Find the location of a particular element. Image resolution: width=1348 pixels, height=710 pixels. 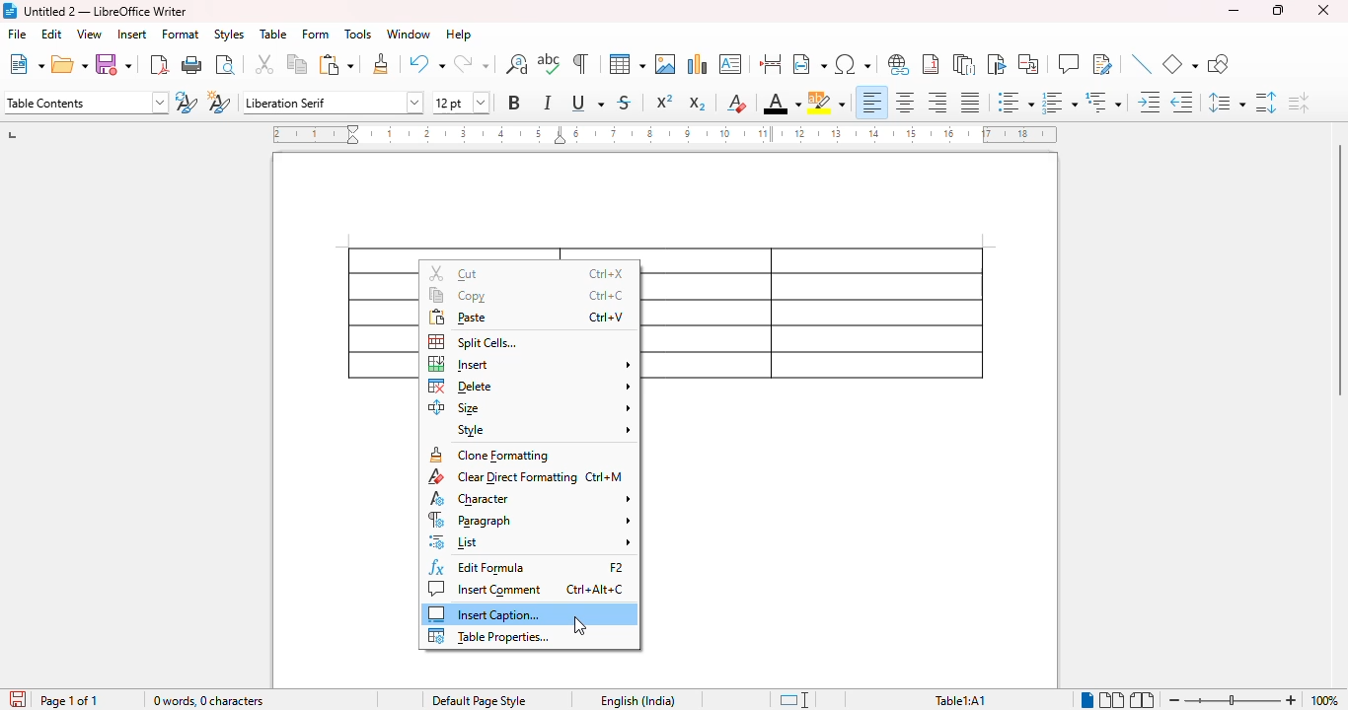

table is located at coordinates (273, 34).